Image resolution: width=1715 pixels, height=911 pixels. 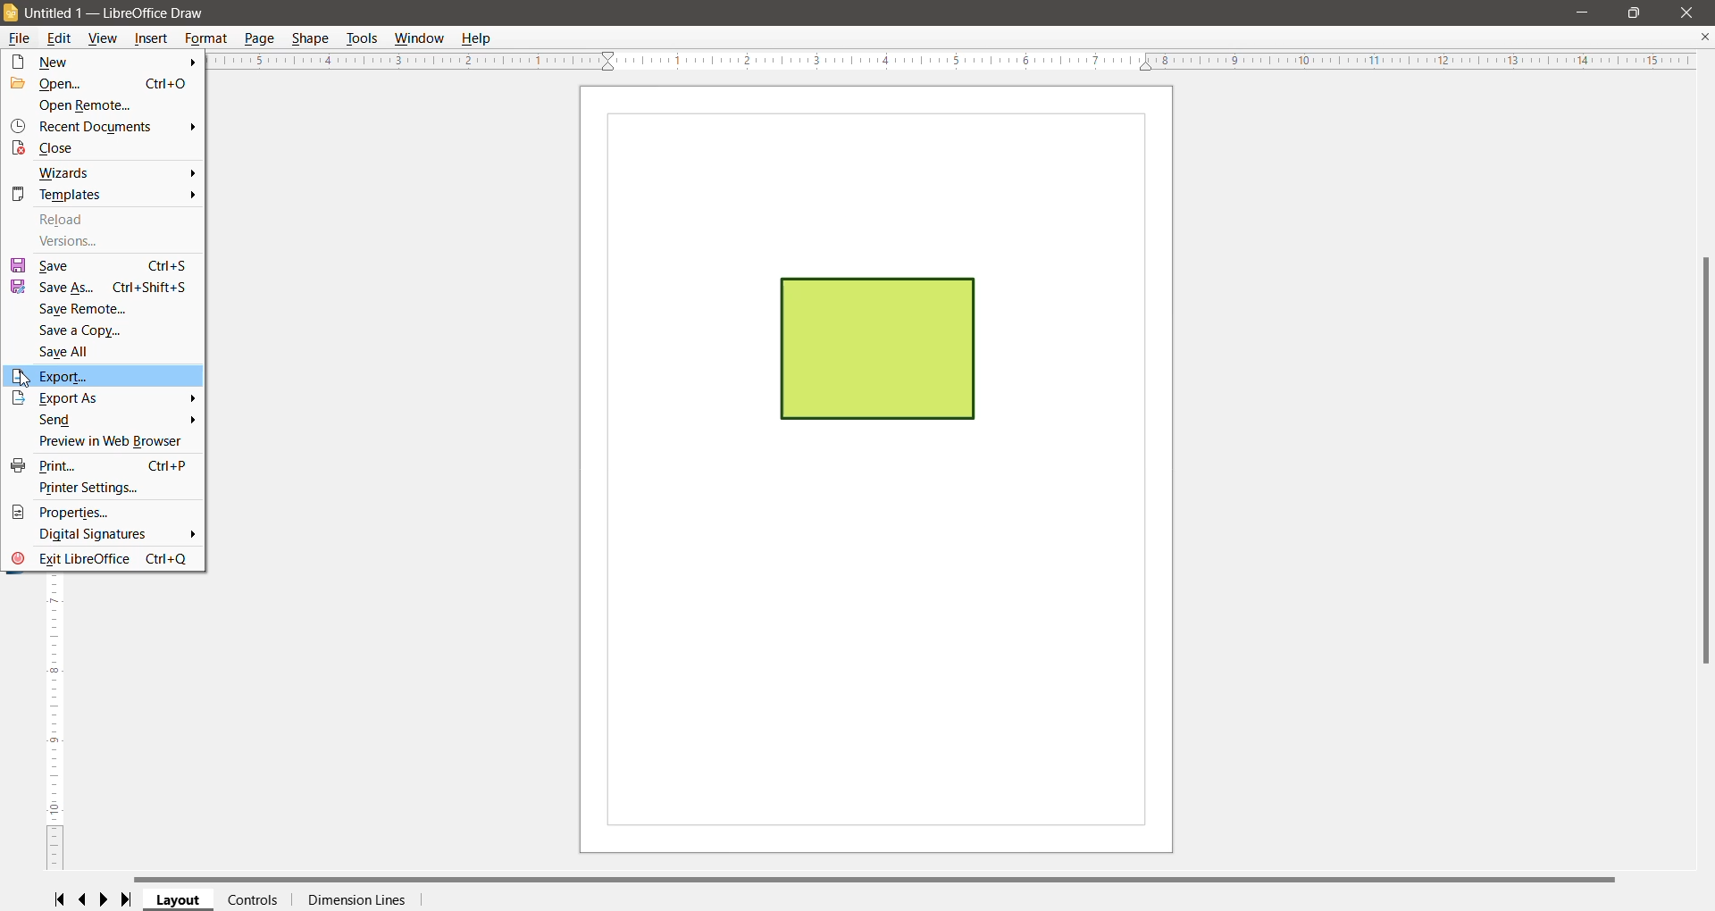 What do you see at coordinates (192, 63) in the screenshot?
I see `More options` at bounding box center [192, 63].